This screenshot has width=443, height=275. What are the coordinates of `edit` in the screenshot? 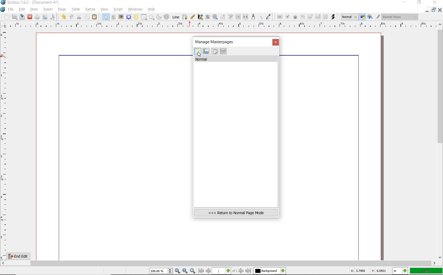 It's located at (21, 10).